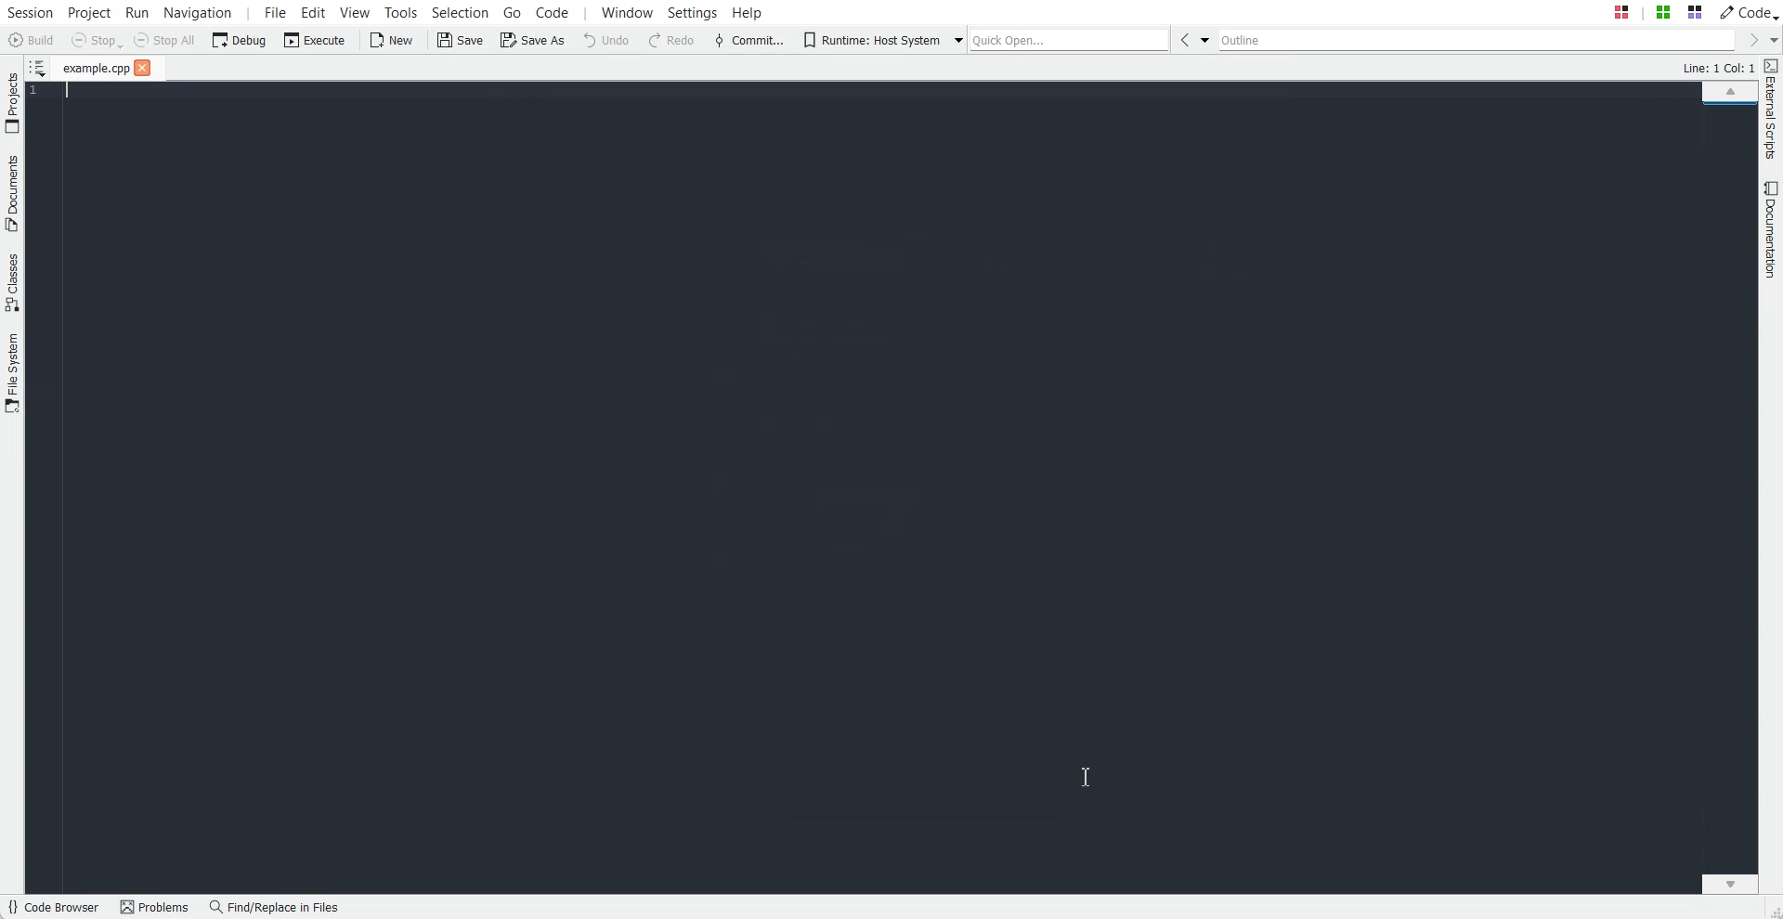  I want to click on Problems, so click(157, 908).